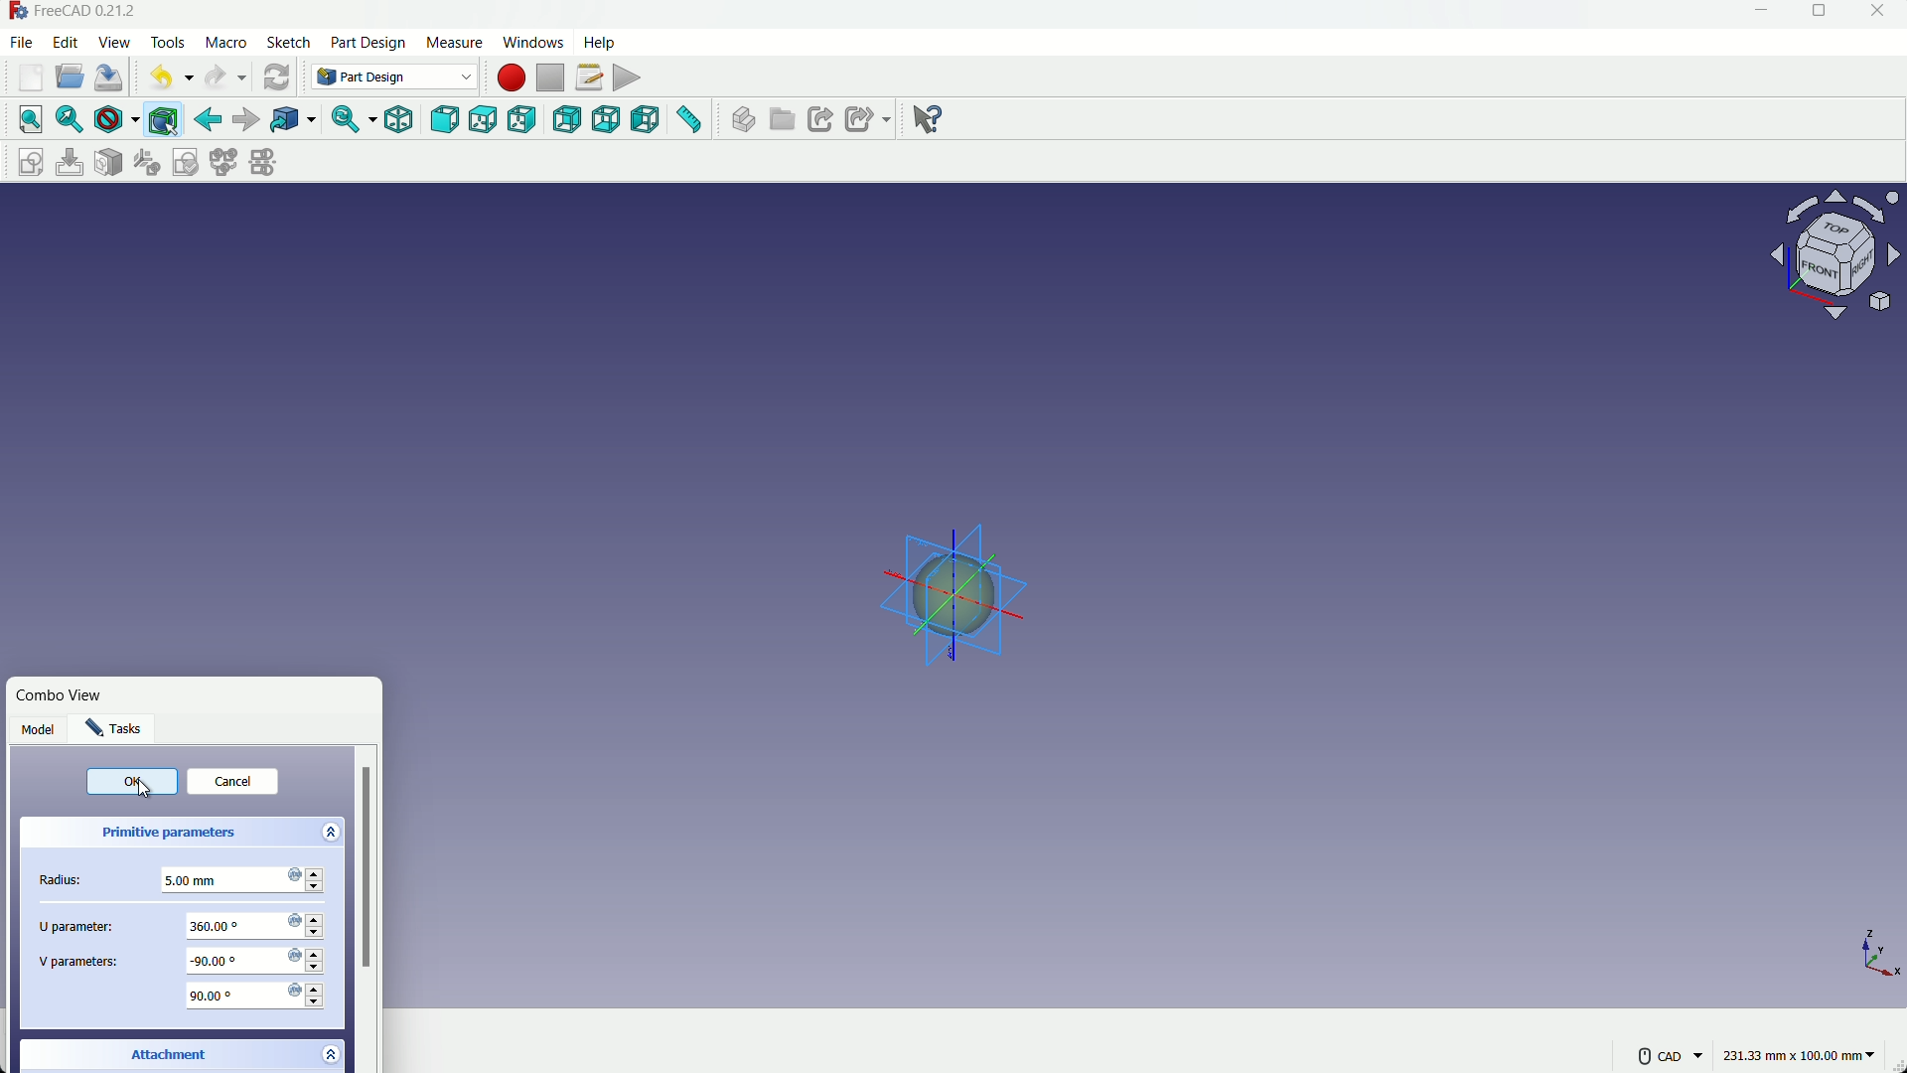 The height and width of the screenshot is (1073, 1907). What do you see at coordinates (276, 77) in the screenshot?
I see `refresh` at bounding box center [276, 77].